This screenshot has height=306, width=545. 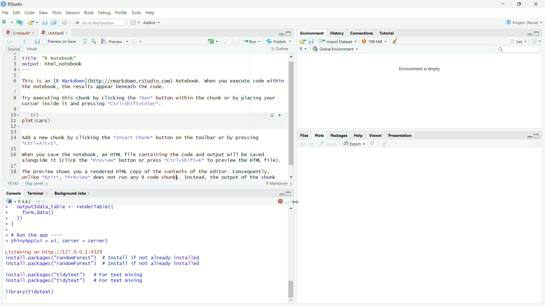 I want to click on Presentation, so click(x=400, y=135).